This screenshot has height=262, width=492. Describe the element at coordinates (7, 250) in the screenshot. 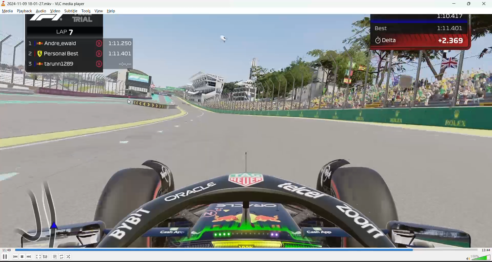

I see `current track time` at that location.